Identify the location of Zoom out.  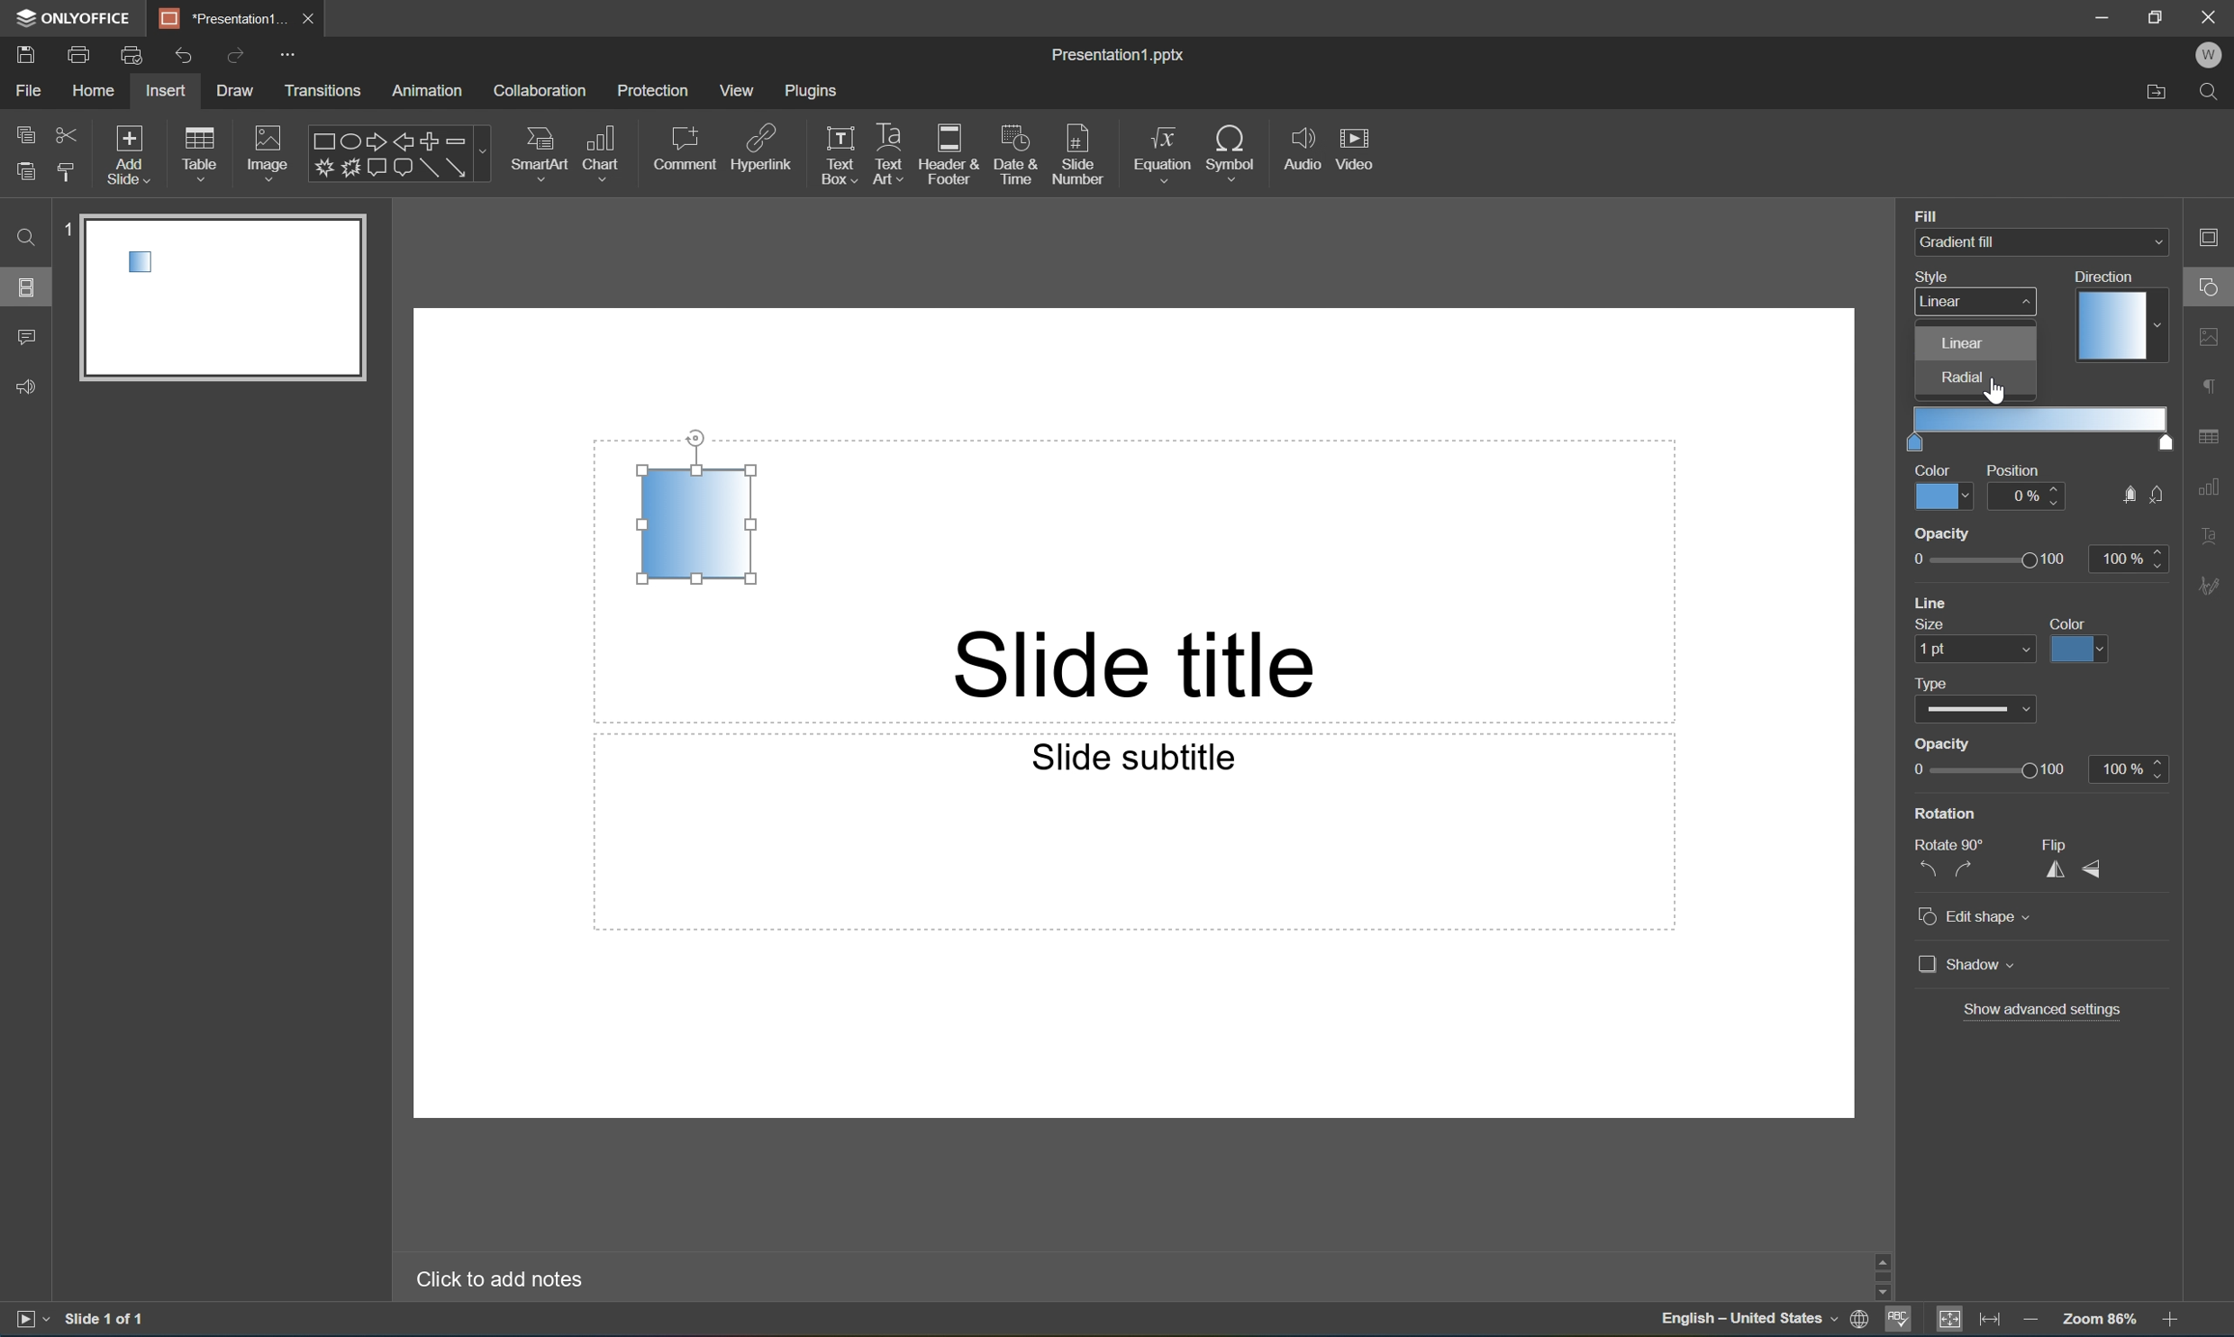
(2026, 1316).